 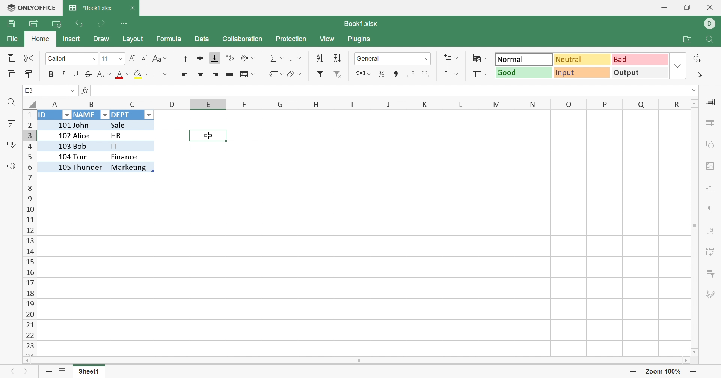 What do you see at coordinates (201, 58) in the screenshot?
I see `Align Middle` at bounding box center [201, 58].